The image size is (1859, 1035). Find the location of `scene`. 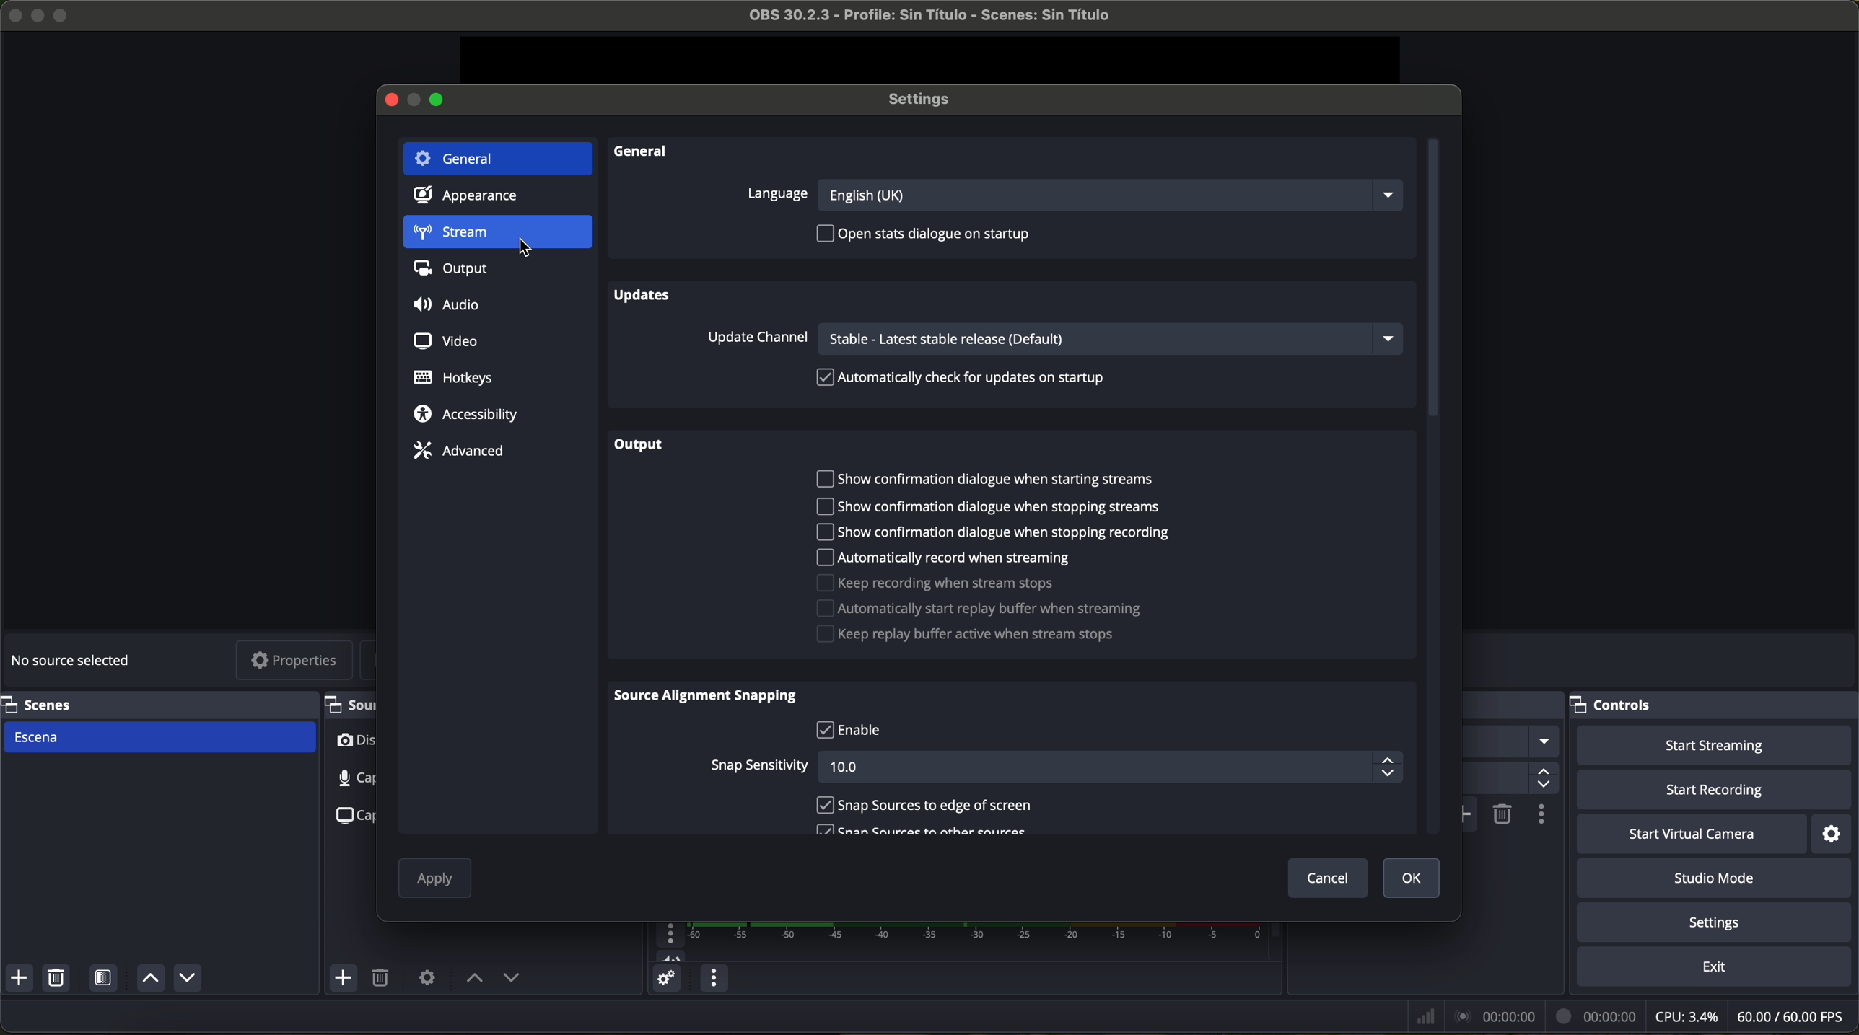

scene is located at coordinates (160, 737).